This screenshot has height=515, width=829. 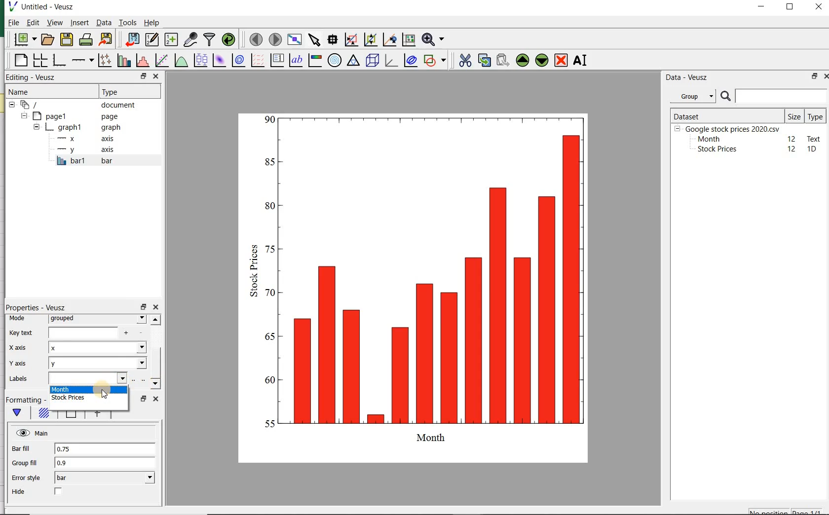 I want to click on Properties - Veusz, so click(x=38, y=307).